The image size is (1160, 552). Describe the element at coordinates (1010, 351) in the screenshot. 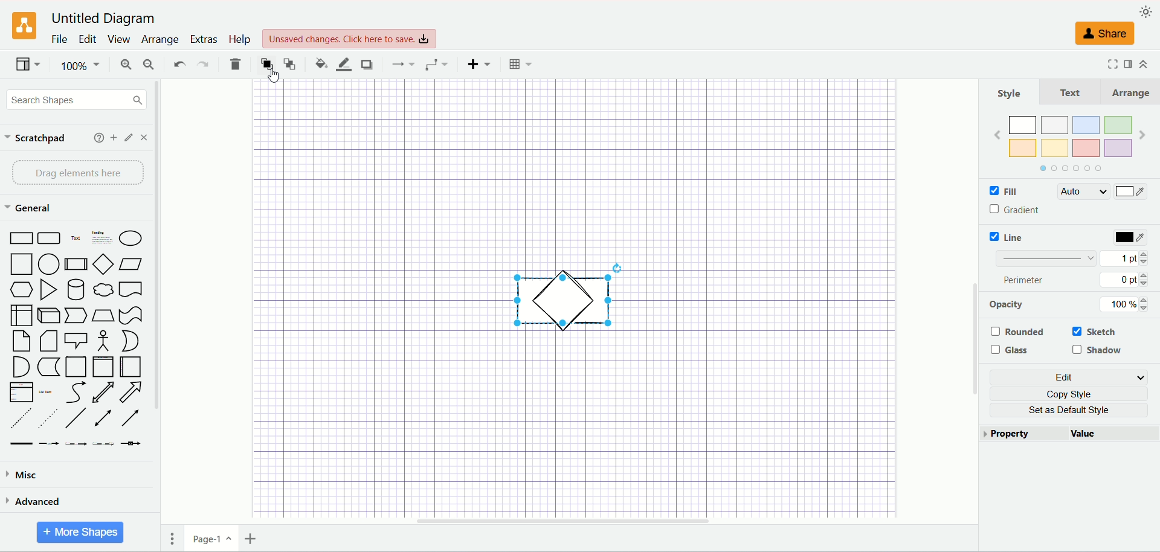

I see `glass` at that location.